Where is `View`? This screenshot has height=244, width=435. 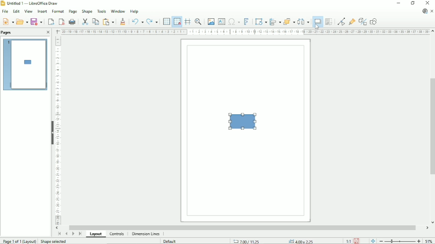
View is located at coordinates (28, 10).